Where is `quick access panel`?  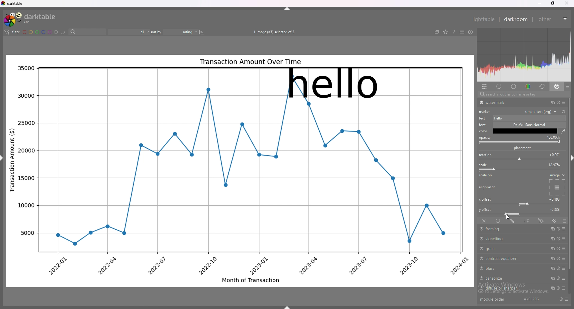
quick access panel is located at coordinates (484, 87).